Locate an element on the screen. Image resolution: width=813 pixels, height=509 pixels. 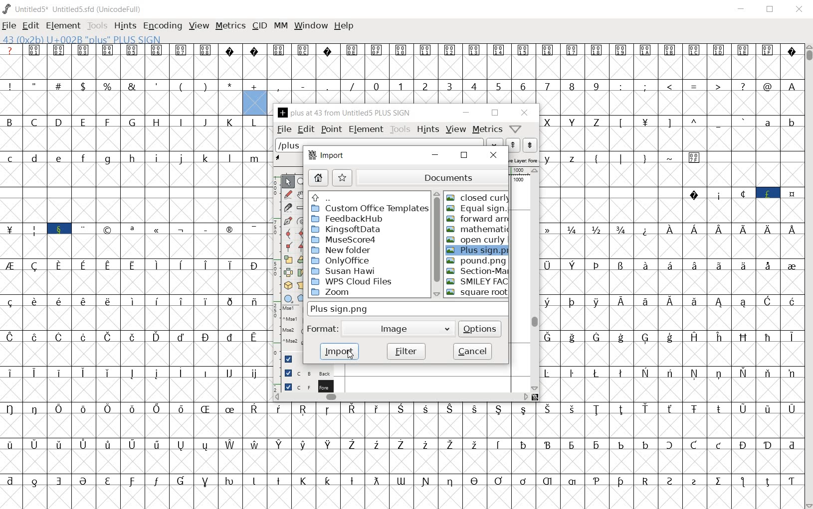
special characters is located at coordinates (48, 242).